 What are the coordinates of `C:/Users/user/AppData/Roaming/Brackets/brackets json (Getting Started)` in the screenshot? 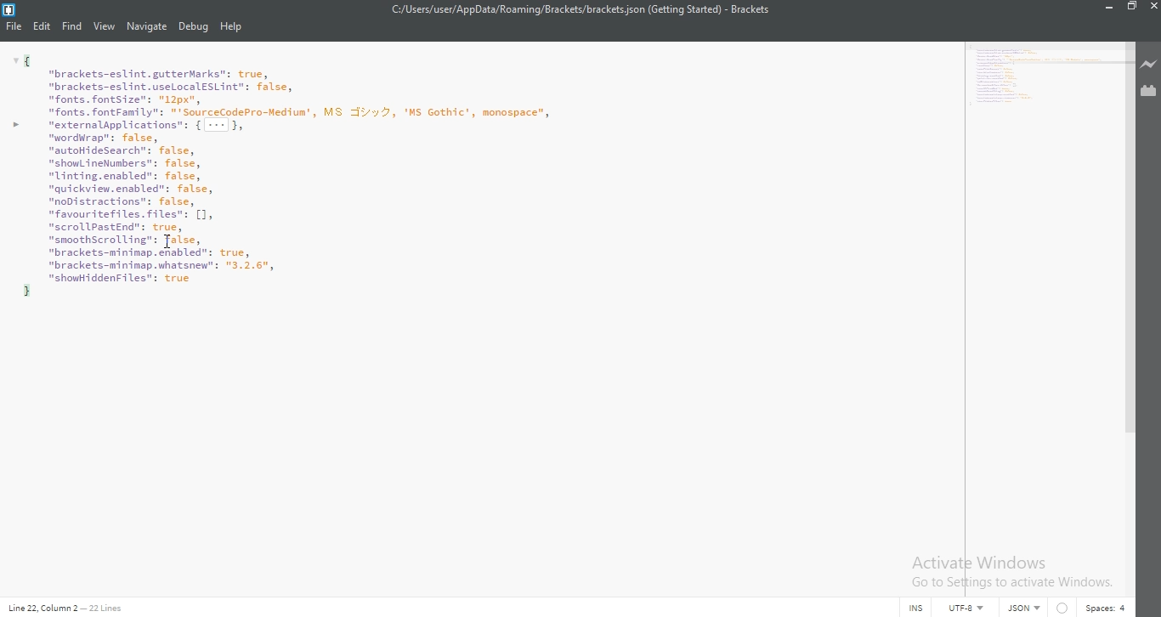 It's located at (547, 11).